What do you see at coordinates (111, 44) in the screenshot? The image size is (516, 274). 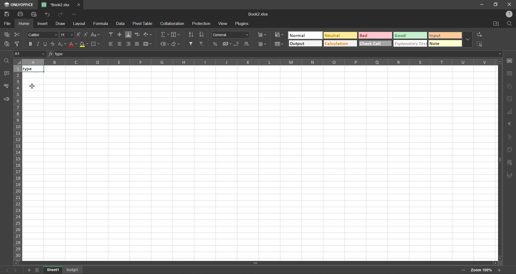 I see `align left` at bounding box center [111, 44].